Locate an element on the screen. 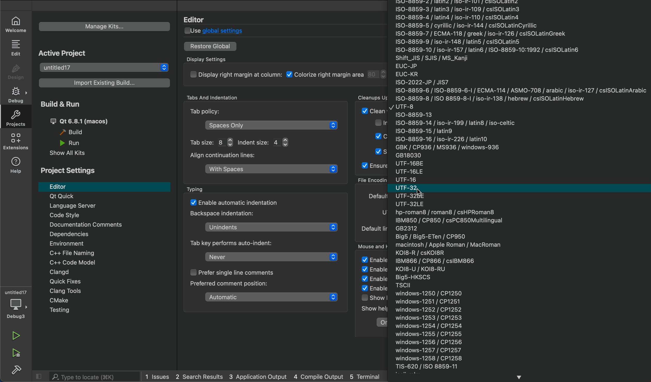 This screenshot has width=651, height=382. single line is located at coordinates (240, 273).